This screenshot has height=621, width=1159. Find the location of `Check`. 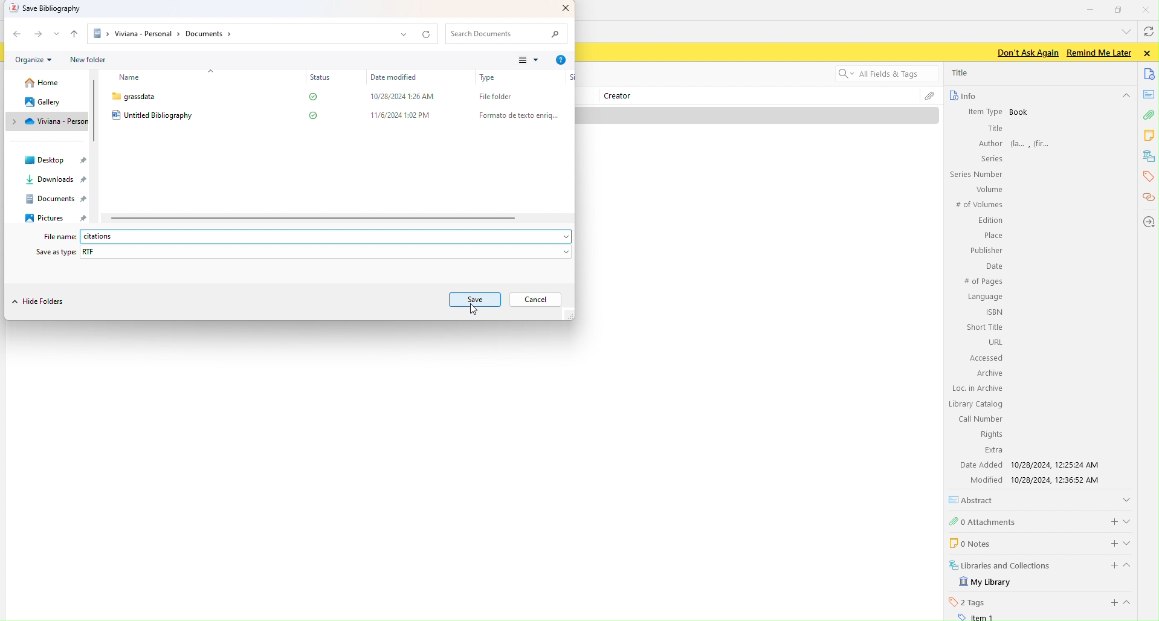

Check is located at coordinates (312, 115).